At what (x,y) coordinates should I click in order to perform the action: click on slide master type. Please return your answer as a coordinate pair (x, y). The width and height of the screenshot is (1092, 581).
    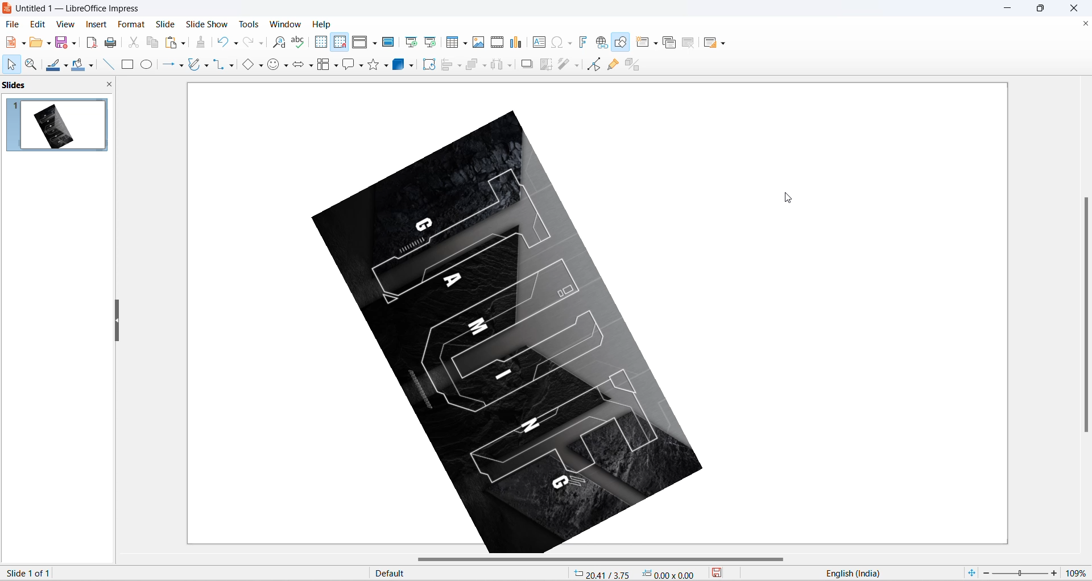
    Looking at the image, I should click on (470, 574).